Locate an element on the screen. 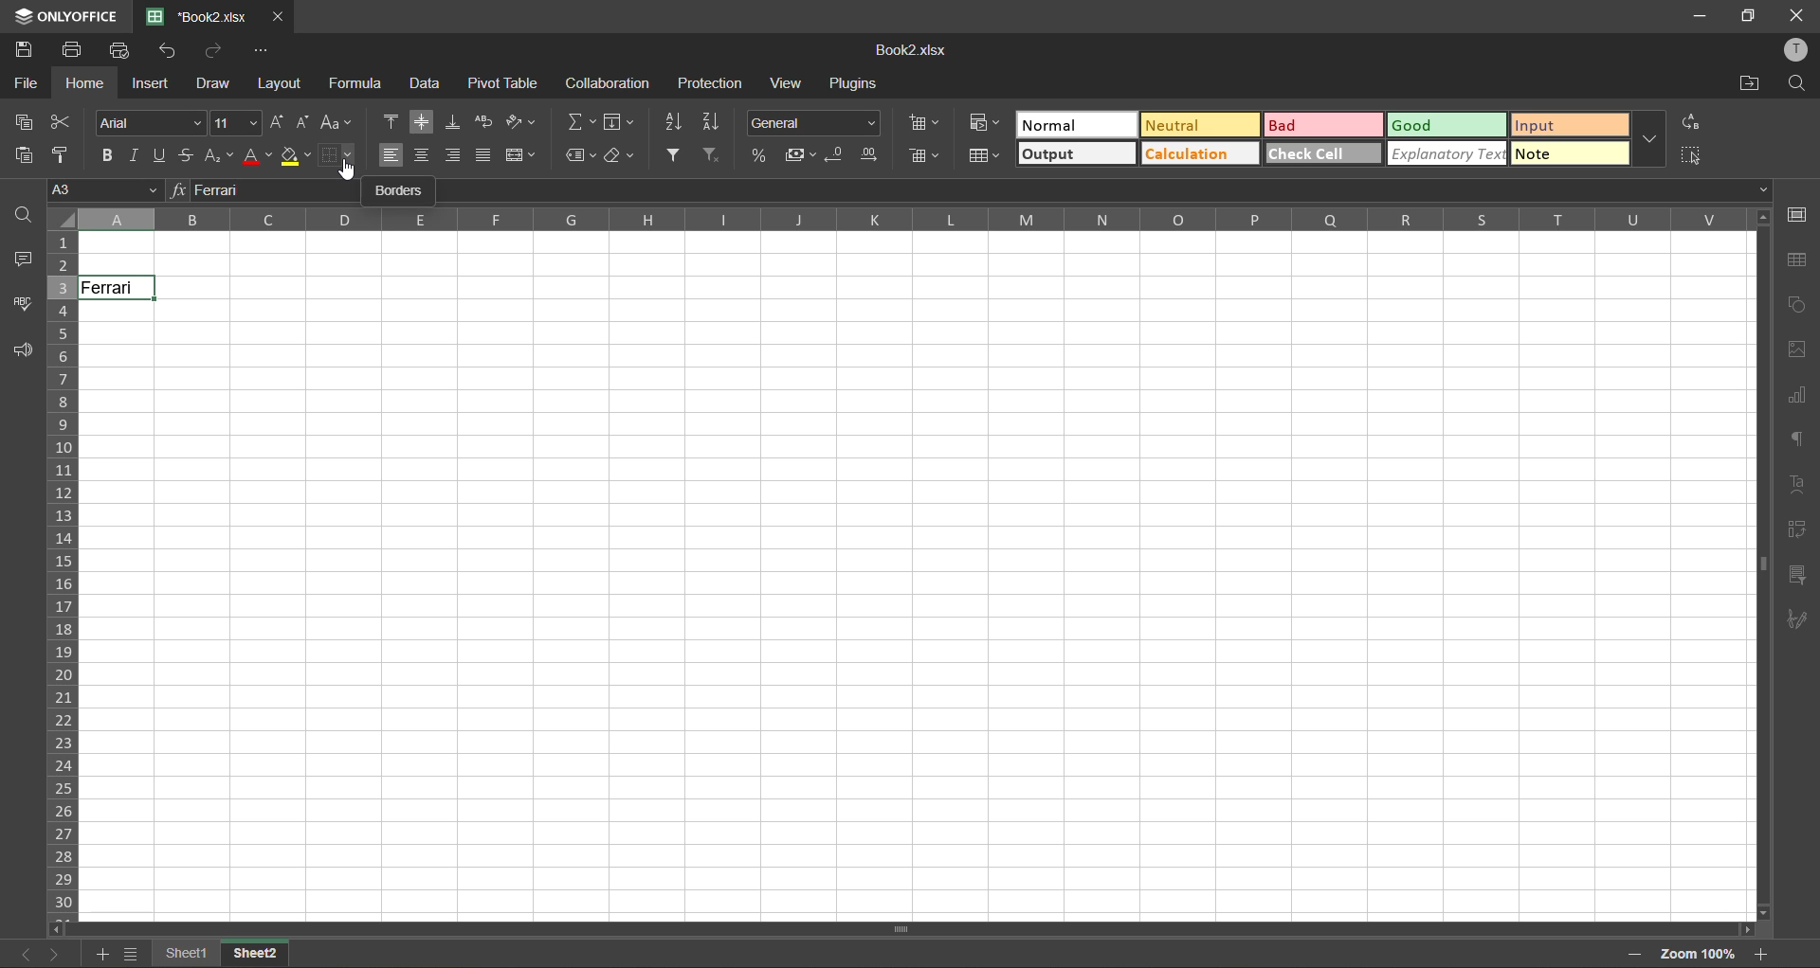  maximize is located at coordinates (1747, 14).